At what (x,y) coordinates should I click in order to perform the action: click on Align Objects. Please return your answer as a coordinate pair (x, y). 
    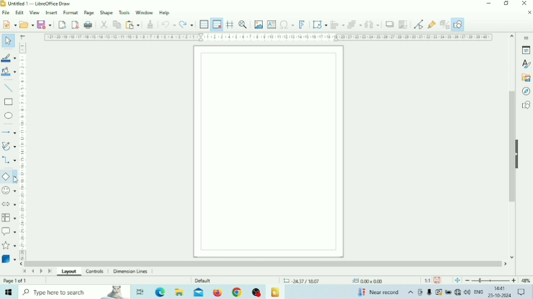
    Looking at the image, I should click on (337, 24).